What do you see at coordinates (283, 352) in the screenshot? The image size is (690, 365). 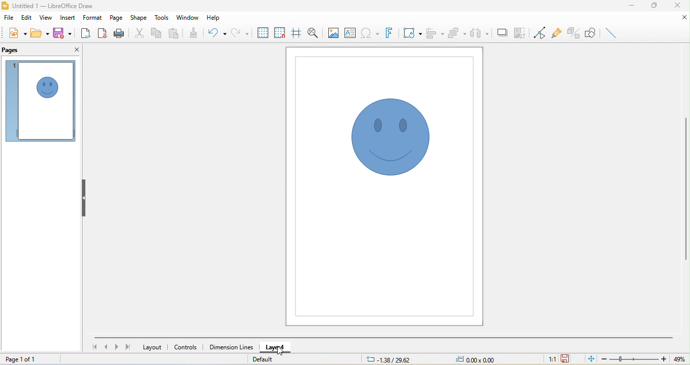 I see `cursor` at bounding box center [283, 352].